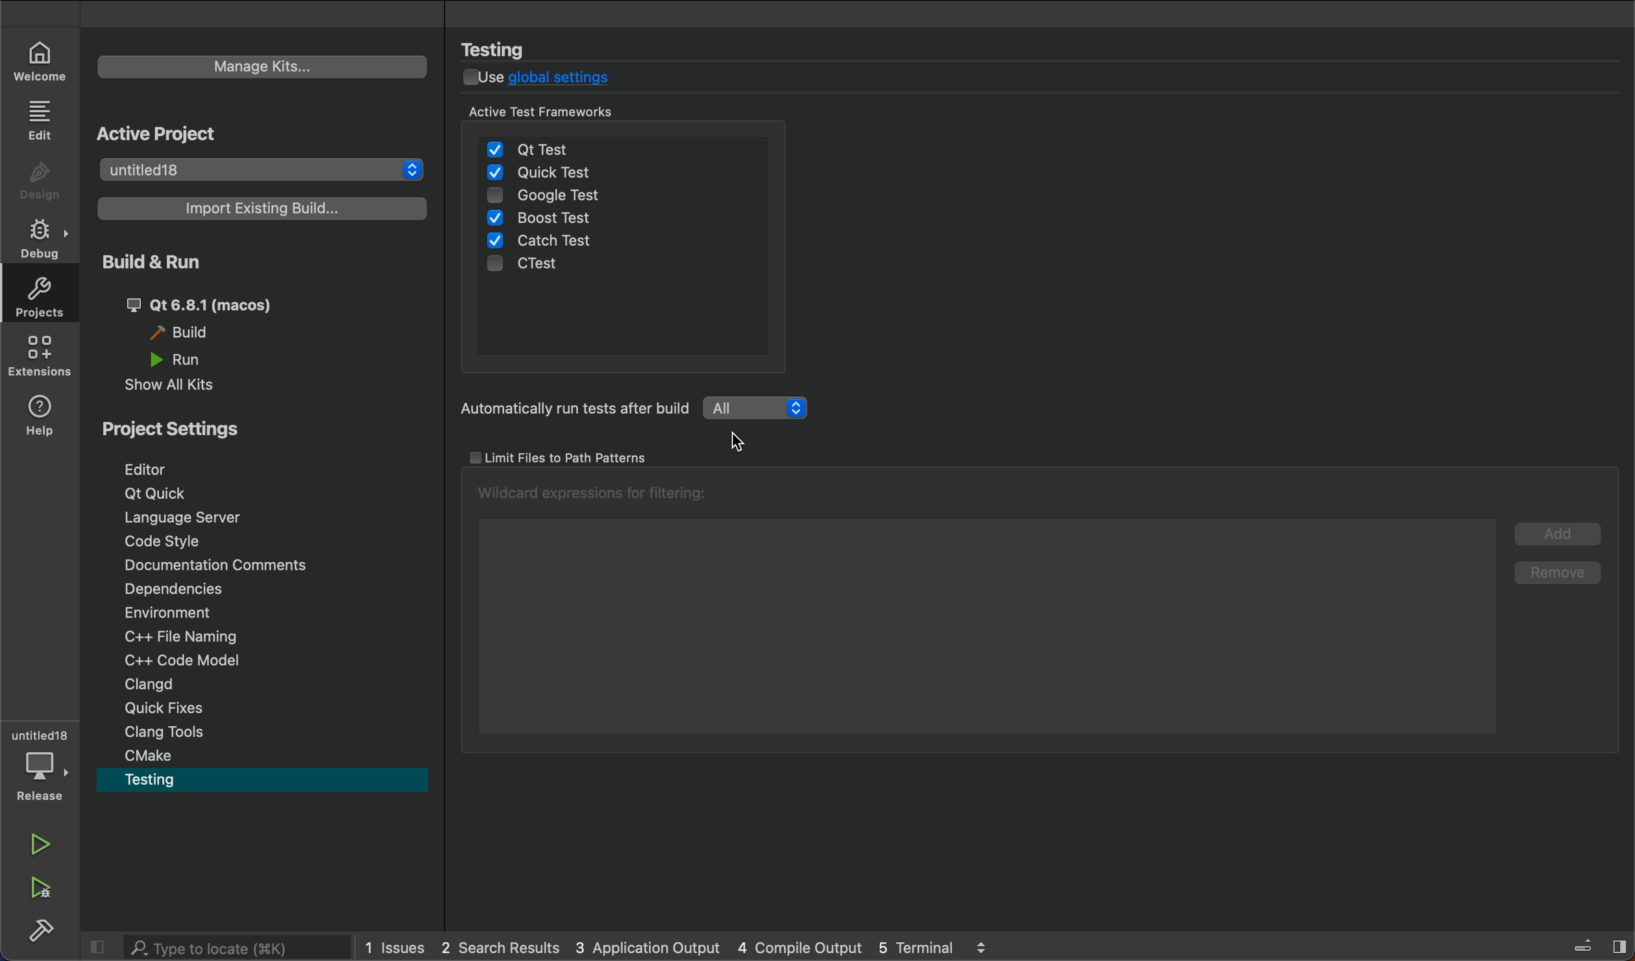 This screenshot has height=961, width=1635. I want to click on quick fixes, so click(175, 708).